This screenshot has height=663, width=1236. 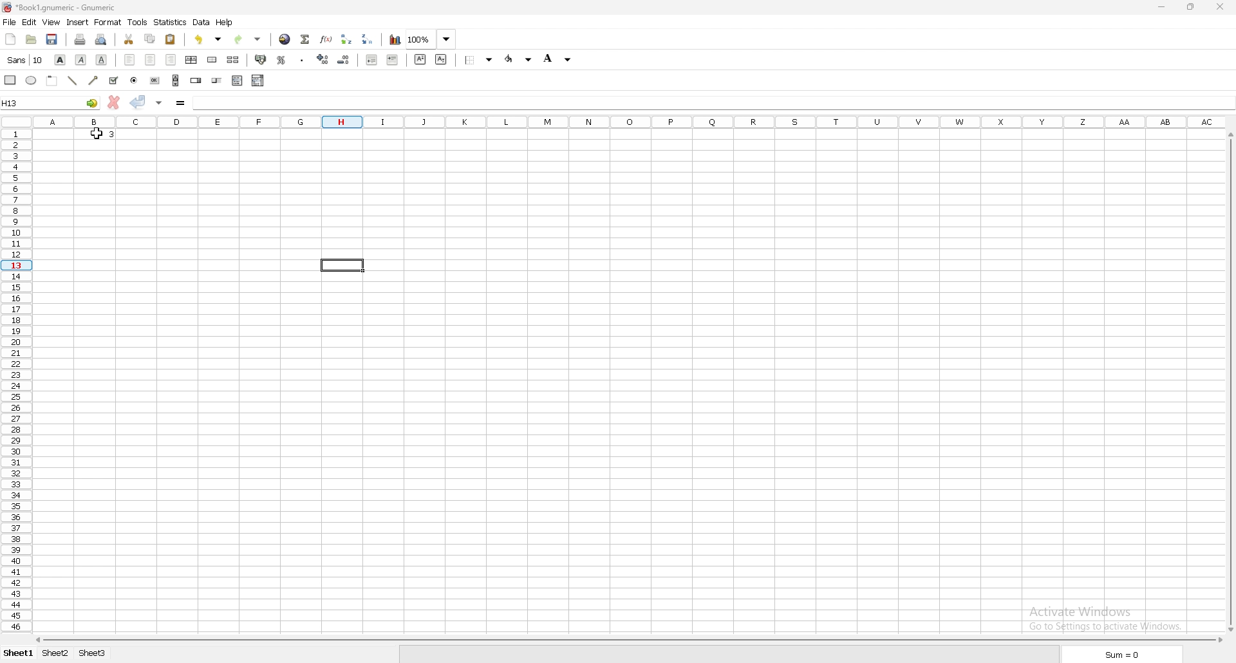 What do you see at coordinates (373, 61) in the screenshot?
I see `decrease indent` at bounding box center [373, 61].